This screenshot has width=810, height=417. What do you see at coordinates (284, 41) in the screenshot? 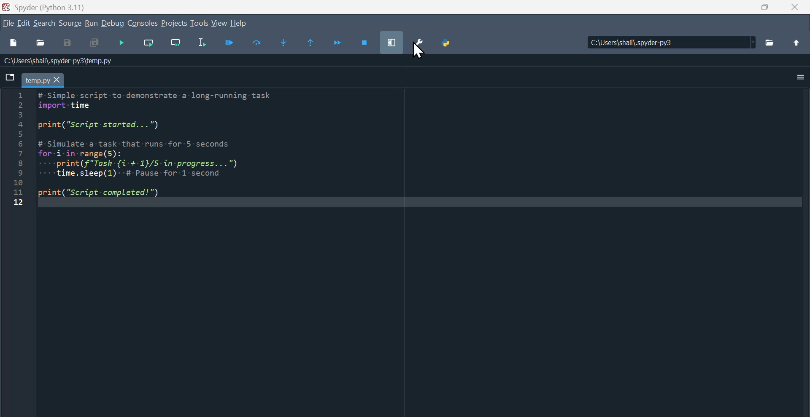
I see `Step into function` at bounding box center [284, 41].